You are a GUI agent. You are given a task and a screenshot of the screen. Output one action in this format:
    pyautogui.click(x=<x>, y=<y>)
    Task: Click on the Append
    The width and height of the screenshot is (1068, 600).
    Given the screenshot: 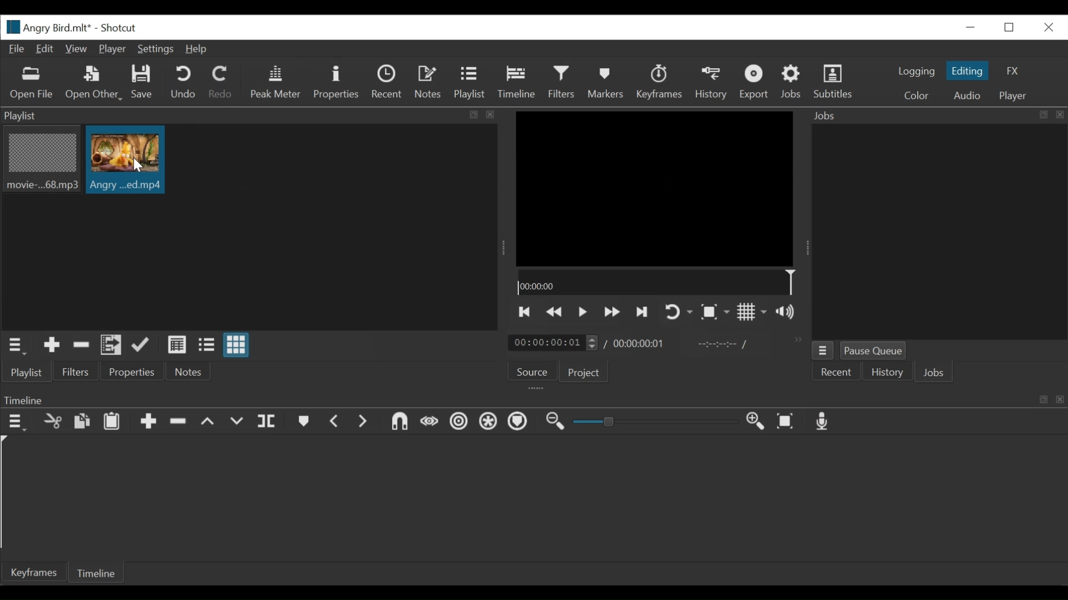 What is the action you would take?
    pyautogui.click(x=147, y=422)
    